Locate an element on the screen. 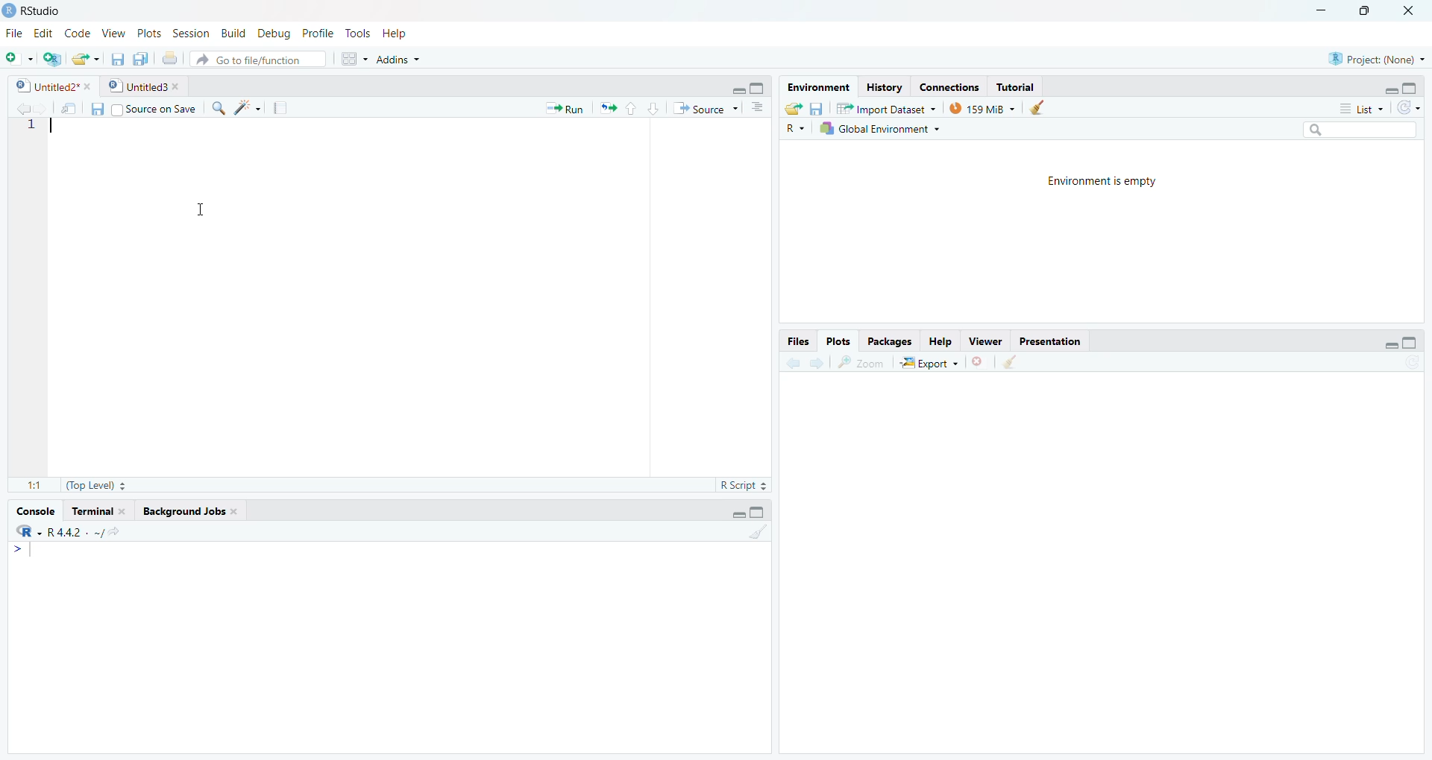 The width and height of the screenshot is (1432, 760). Open folder is located at coordinates (795, 109).